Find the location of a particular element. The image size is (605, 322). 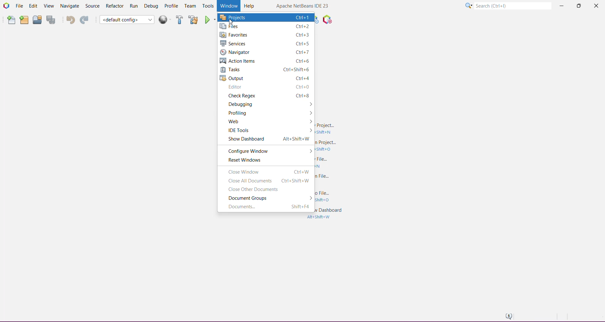

More Options is located at coordinates (308, 131).